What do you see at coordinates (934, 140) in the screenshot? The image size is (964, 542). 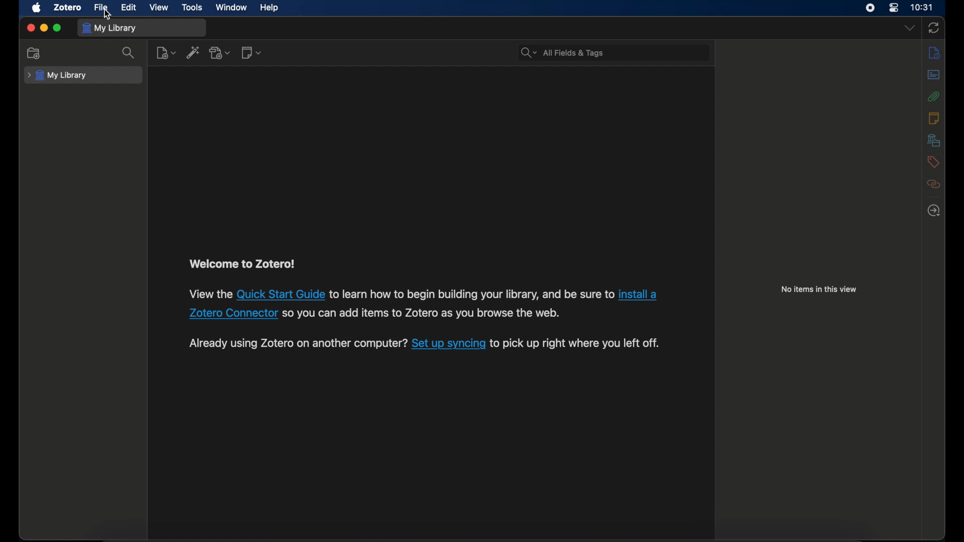 I see `libraries` at bounding box center [934, 140].